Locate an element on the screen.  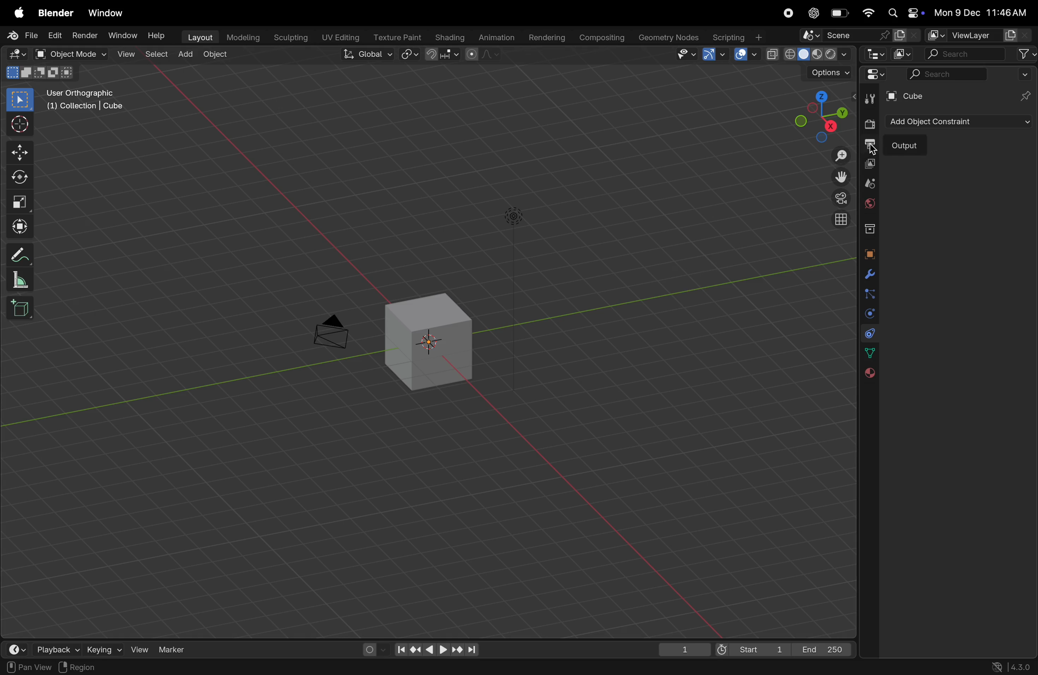
options is located at coordinates (825, 72).